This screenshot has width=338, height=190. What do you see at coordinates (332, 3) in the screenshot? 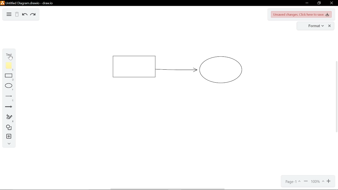
I see `close` at bounding box center [332, 3].